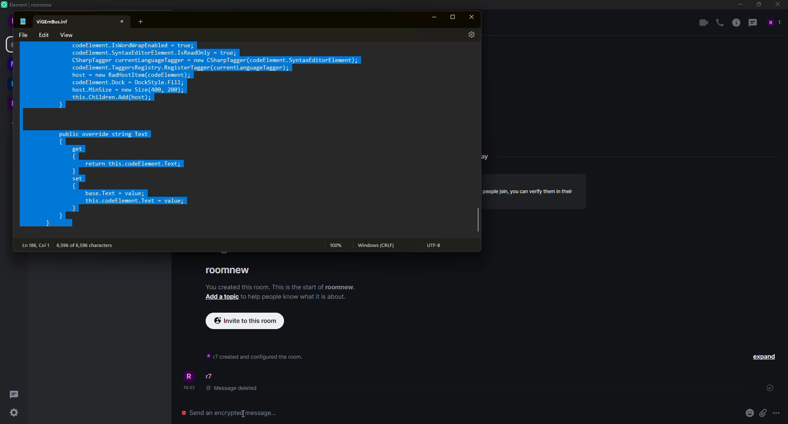 Image resolution: width=788 pixels, height=424 pixels. Describe the element at coordinates (241, 414) in the screenshot. I see `cursor` at that location.